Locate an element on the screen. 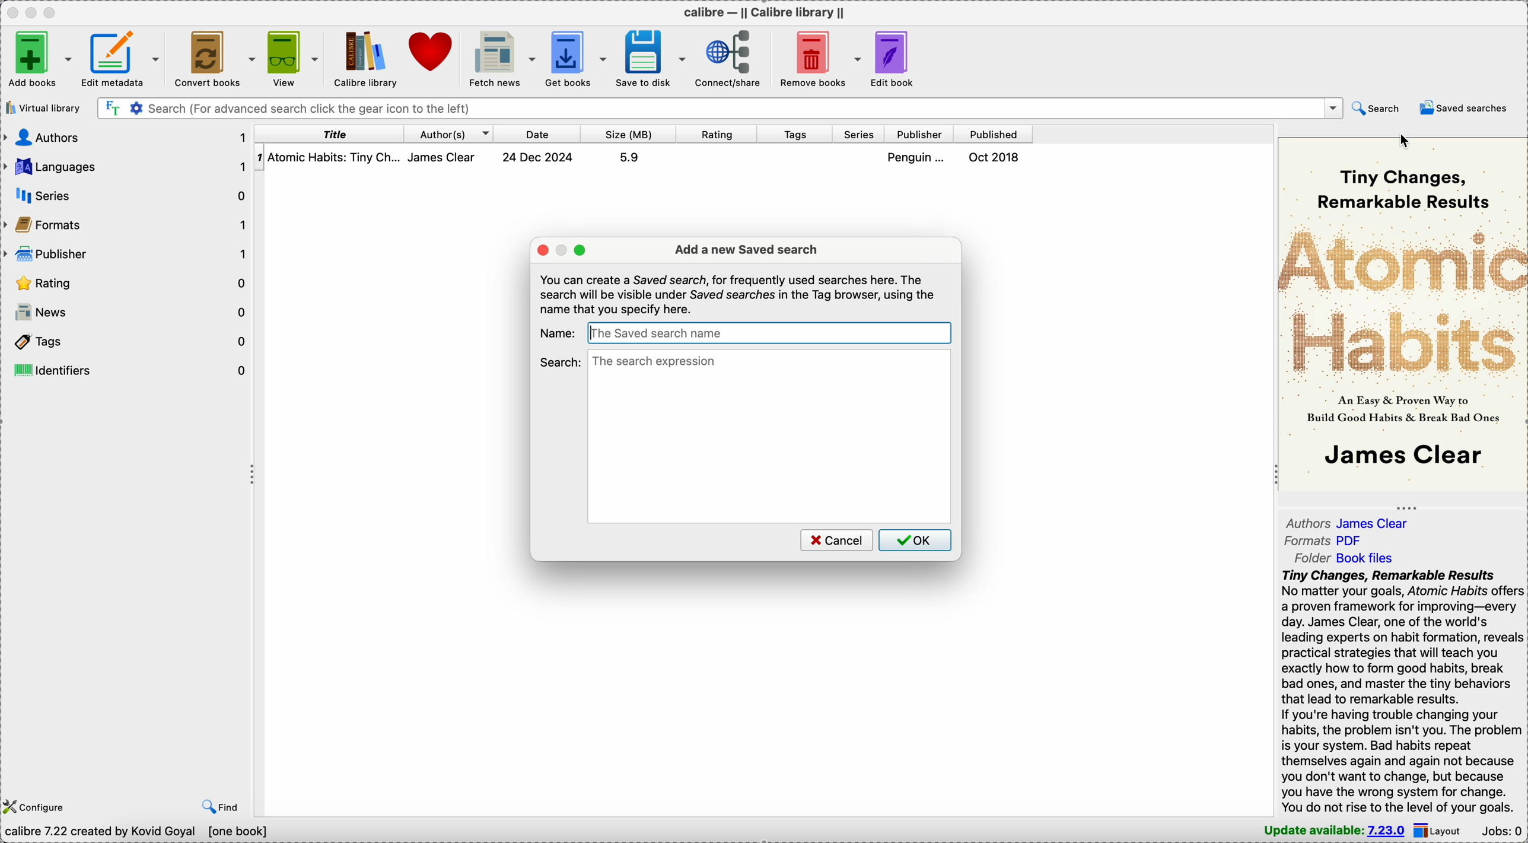 This screenshot has width=1528, height=843. james clear is located at coordinates (448, 157).